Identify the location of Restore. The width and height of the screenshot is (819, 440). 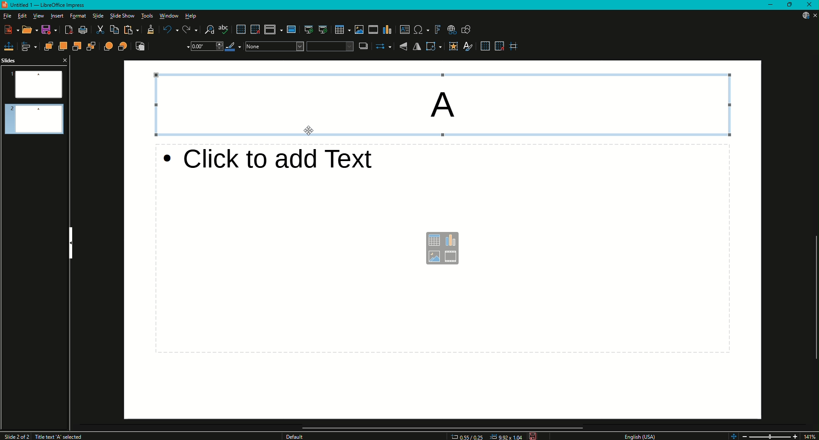
(790, 5).